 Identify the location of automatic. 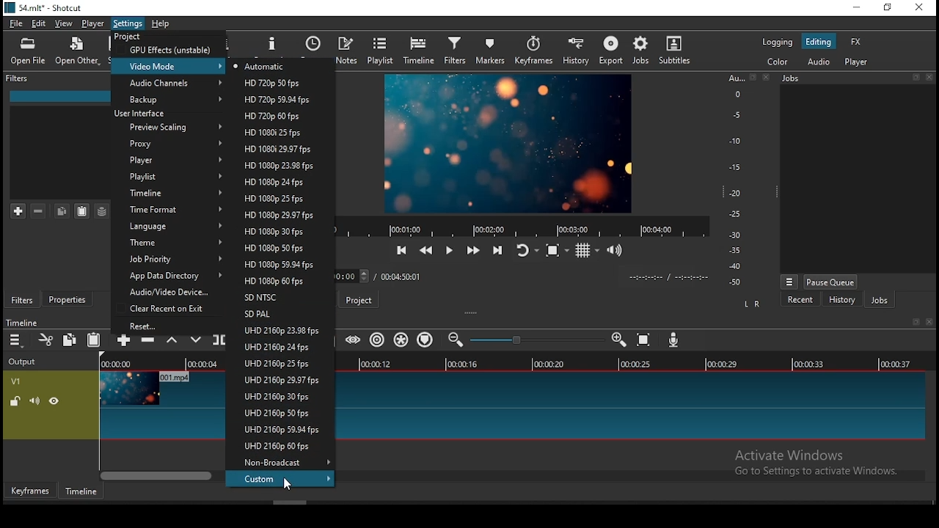
(260, 67).